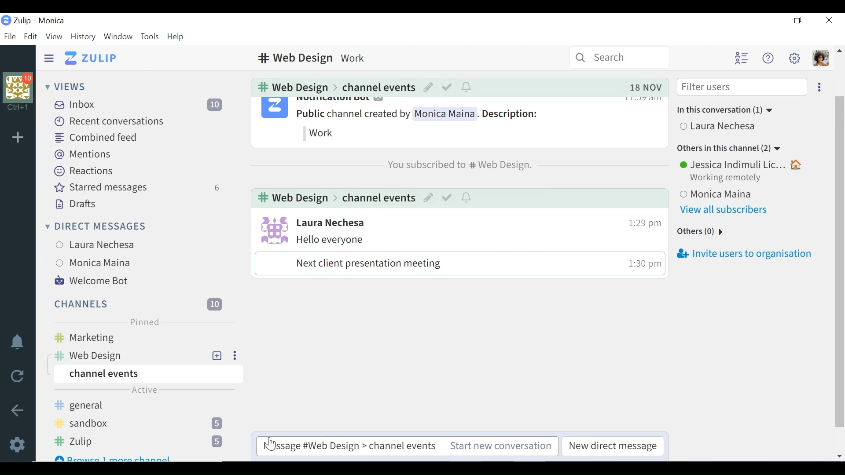  What do you see at coordinates (83, 37) in the screenshot?
I see `History` at bounding box center [83, 37].